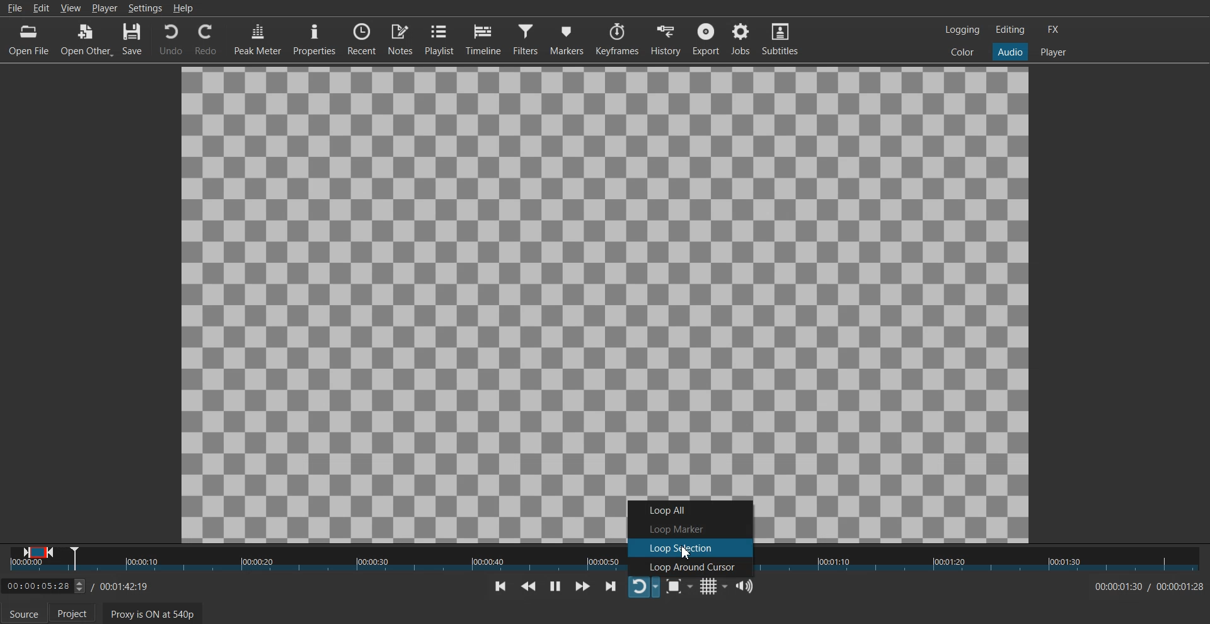 The image size is (1210, 624). What do you see at coordinates (713, 586) in the screenshot?
I see `Toggle grid display` at bounding box center [713, 586].